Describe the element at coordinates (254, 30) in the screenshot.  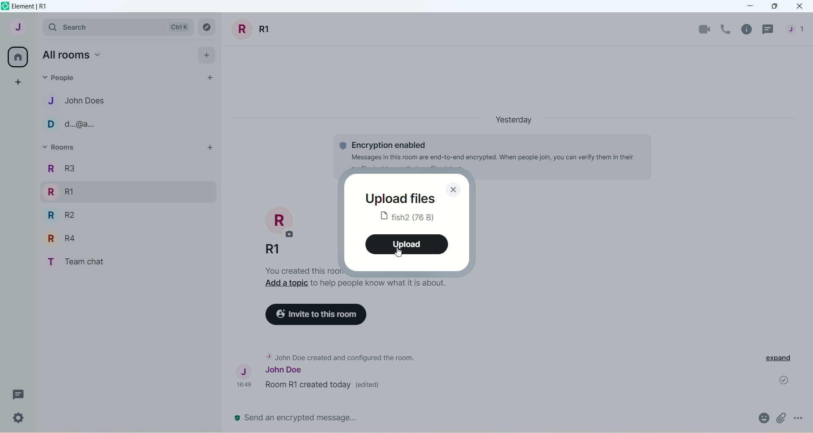
I see `room title` at that location.